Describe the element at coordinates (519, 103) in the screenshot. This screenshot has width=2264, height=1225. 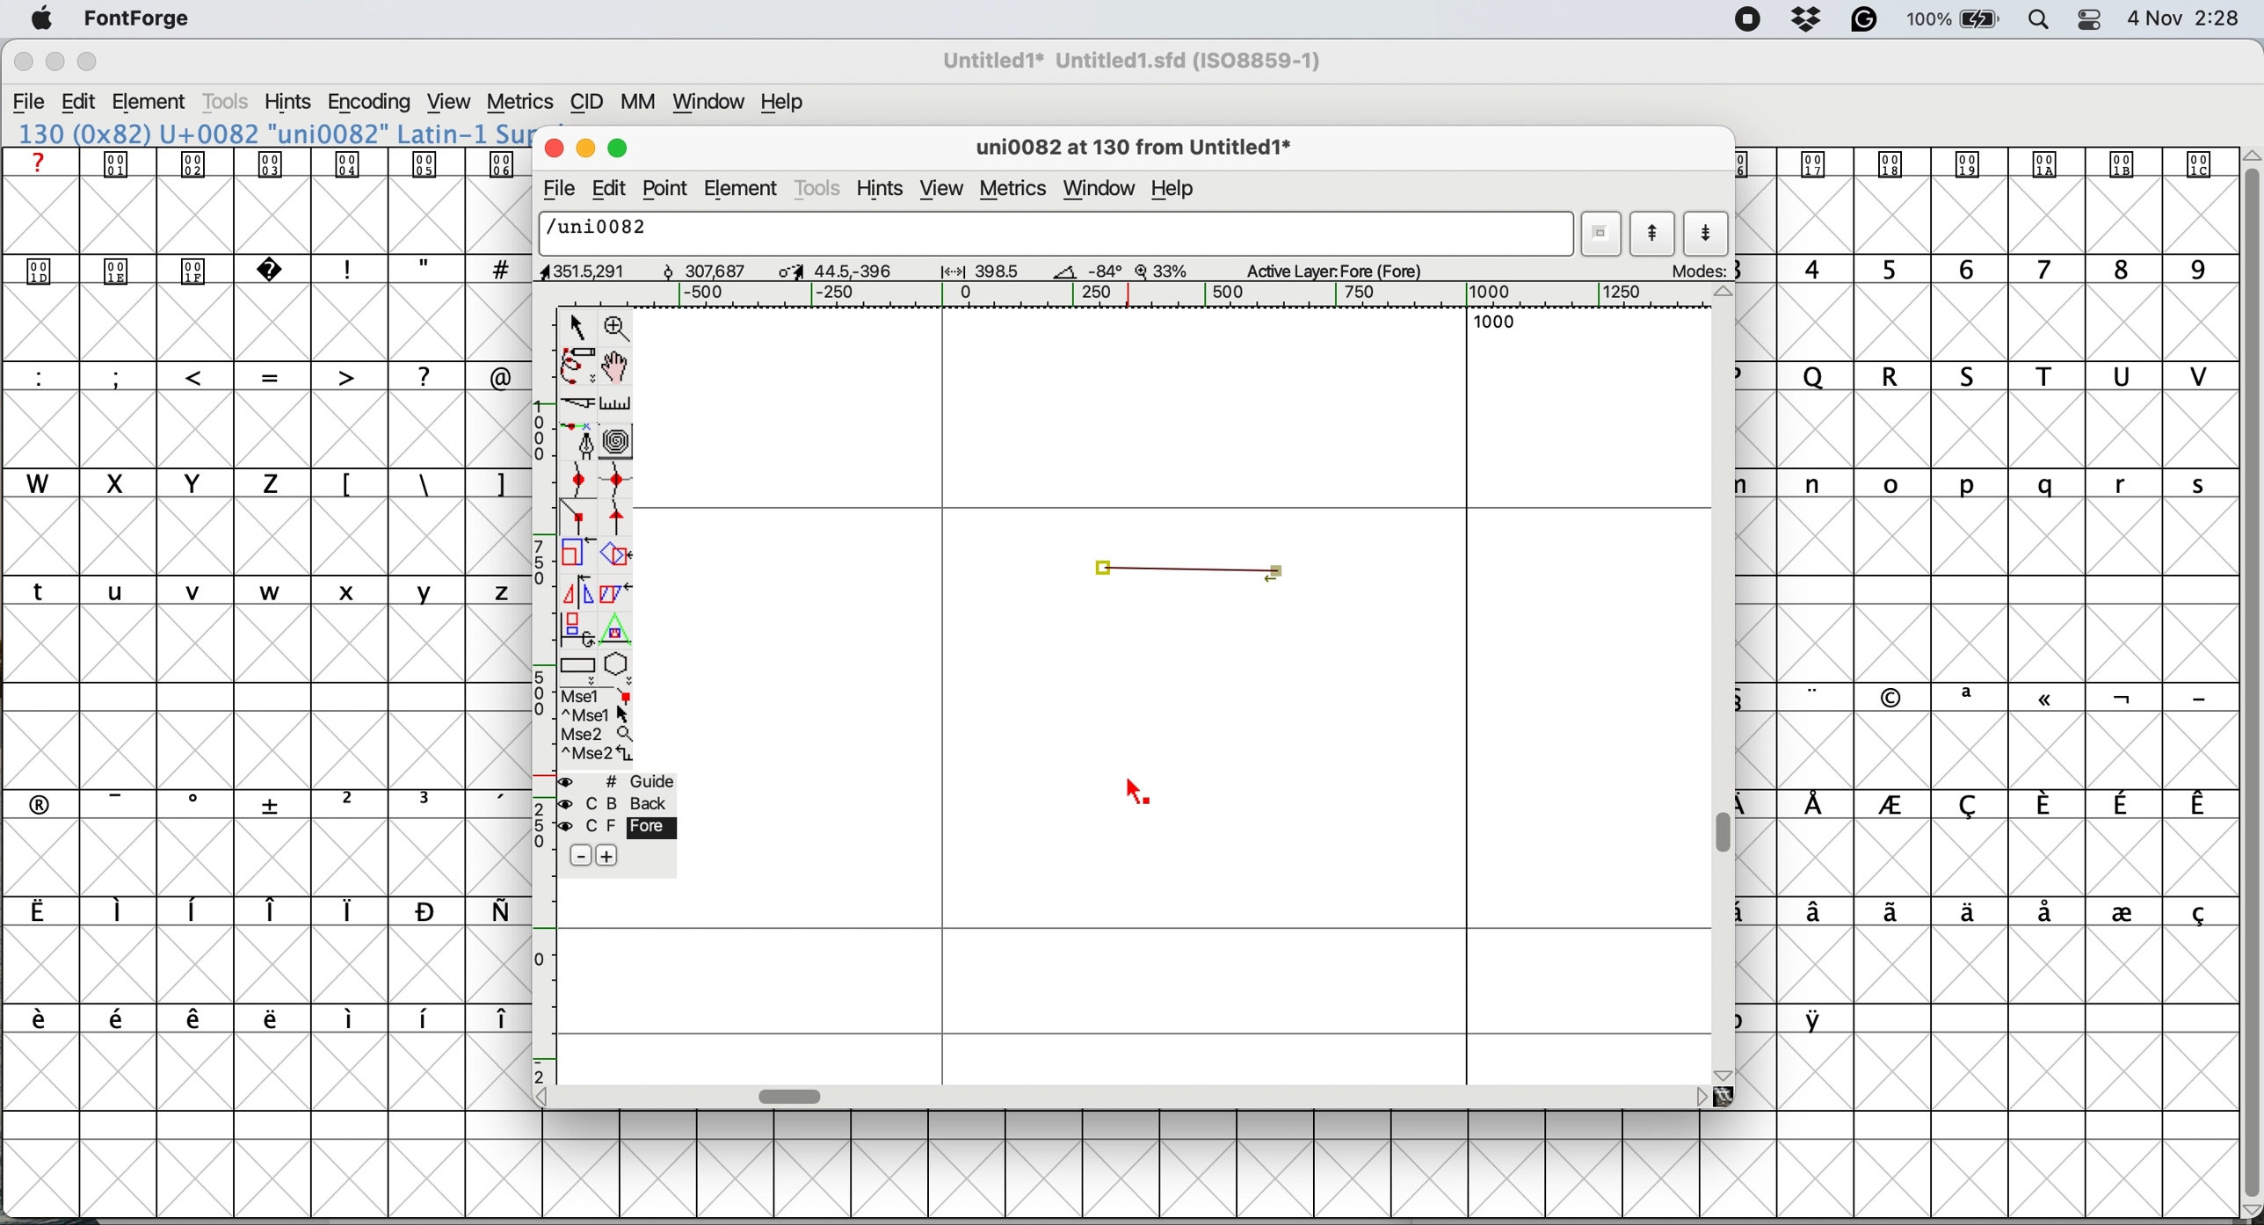
I see `metrics` at that location.